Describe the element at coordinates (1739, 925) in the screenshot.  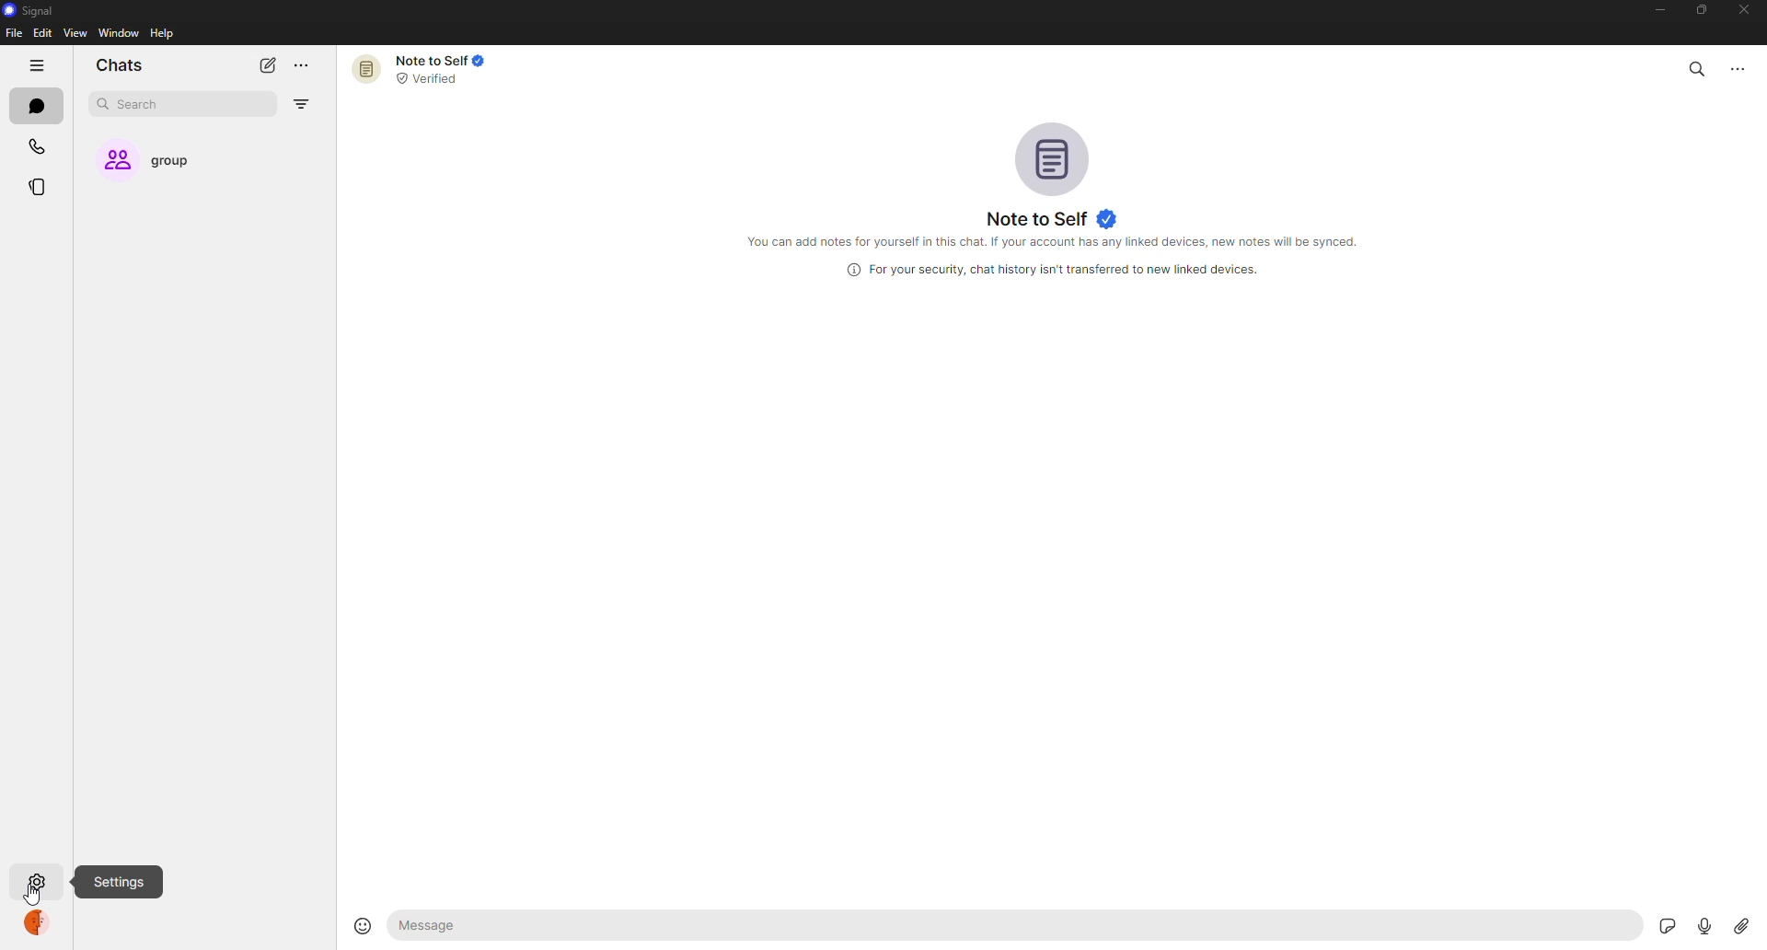
I see `attach` at that location.